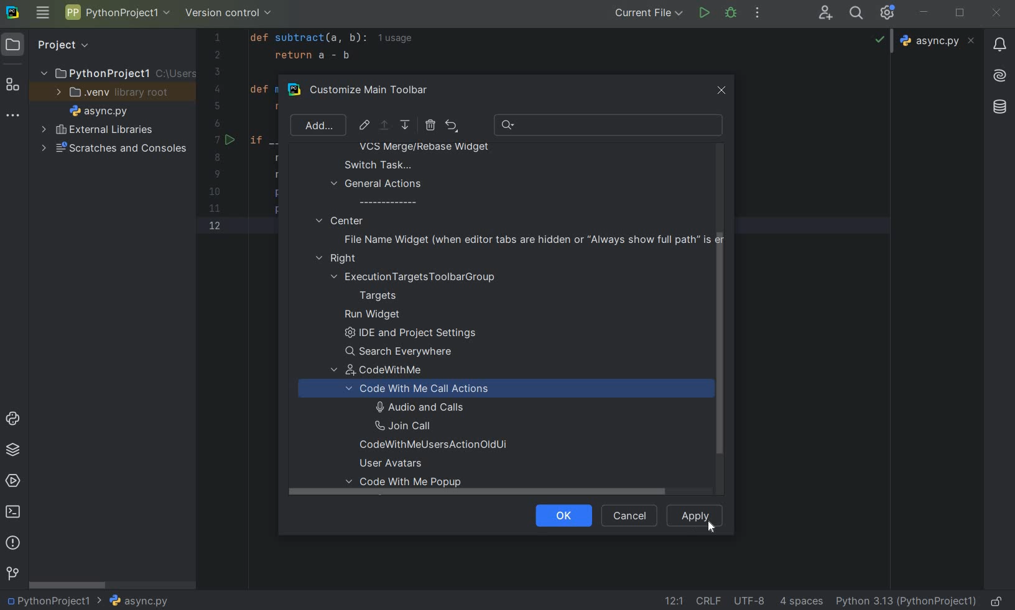 This screenshot has width=1015, height=610. What do you see at coordinates (12, 452) in the screenshot?
I see `PYTHON PACKAGES` at bounding box center [12, 452].